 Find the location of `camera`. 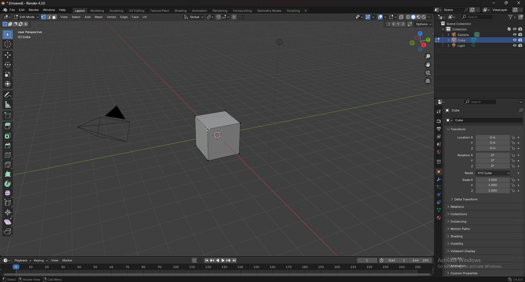

camera is located at coordinates (464, 34).